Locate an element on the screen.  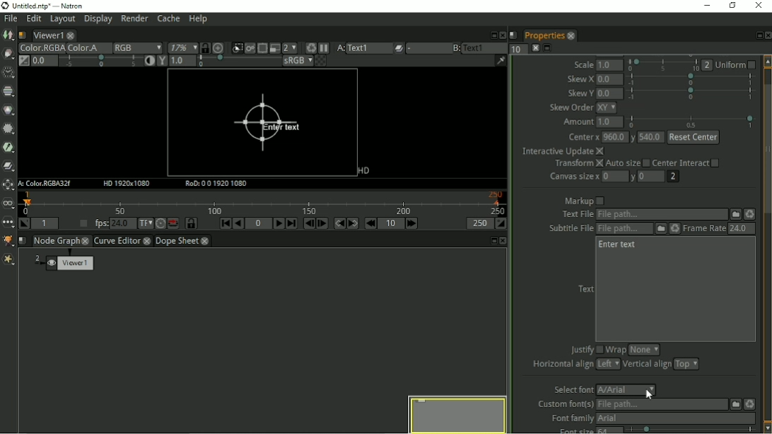
Scale image is located at coordinates (221, 48).